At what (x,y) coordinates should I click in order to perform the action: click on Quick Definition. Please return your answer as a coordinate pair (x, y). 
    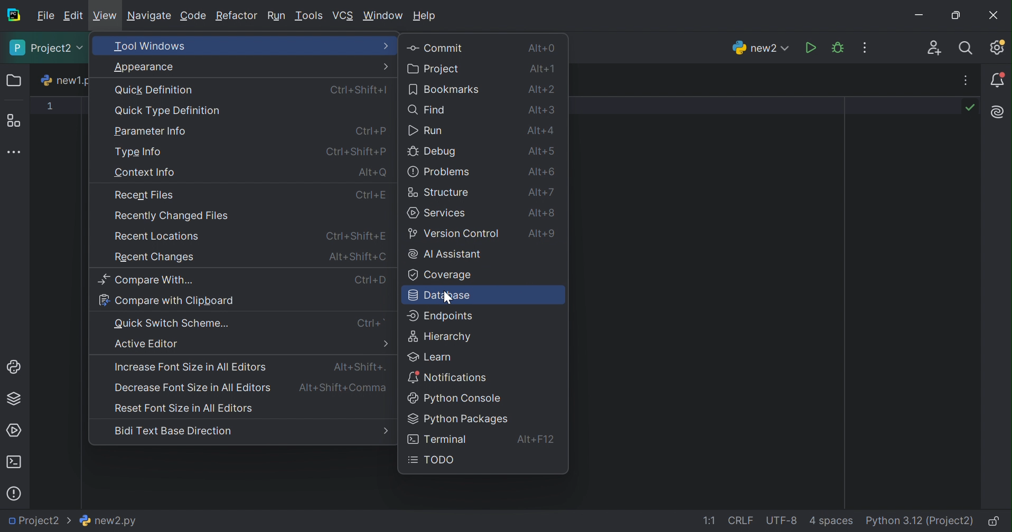
    Looking at the image, I should click on (154, 89).